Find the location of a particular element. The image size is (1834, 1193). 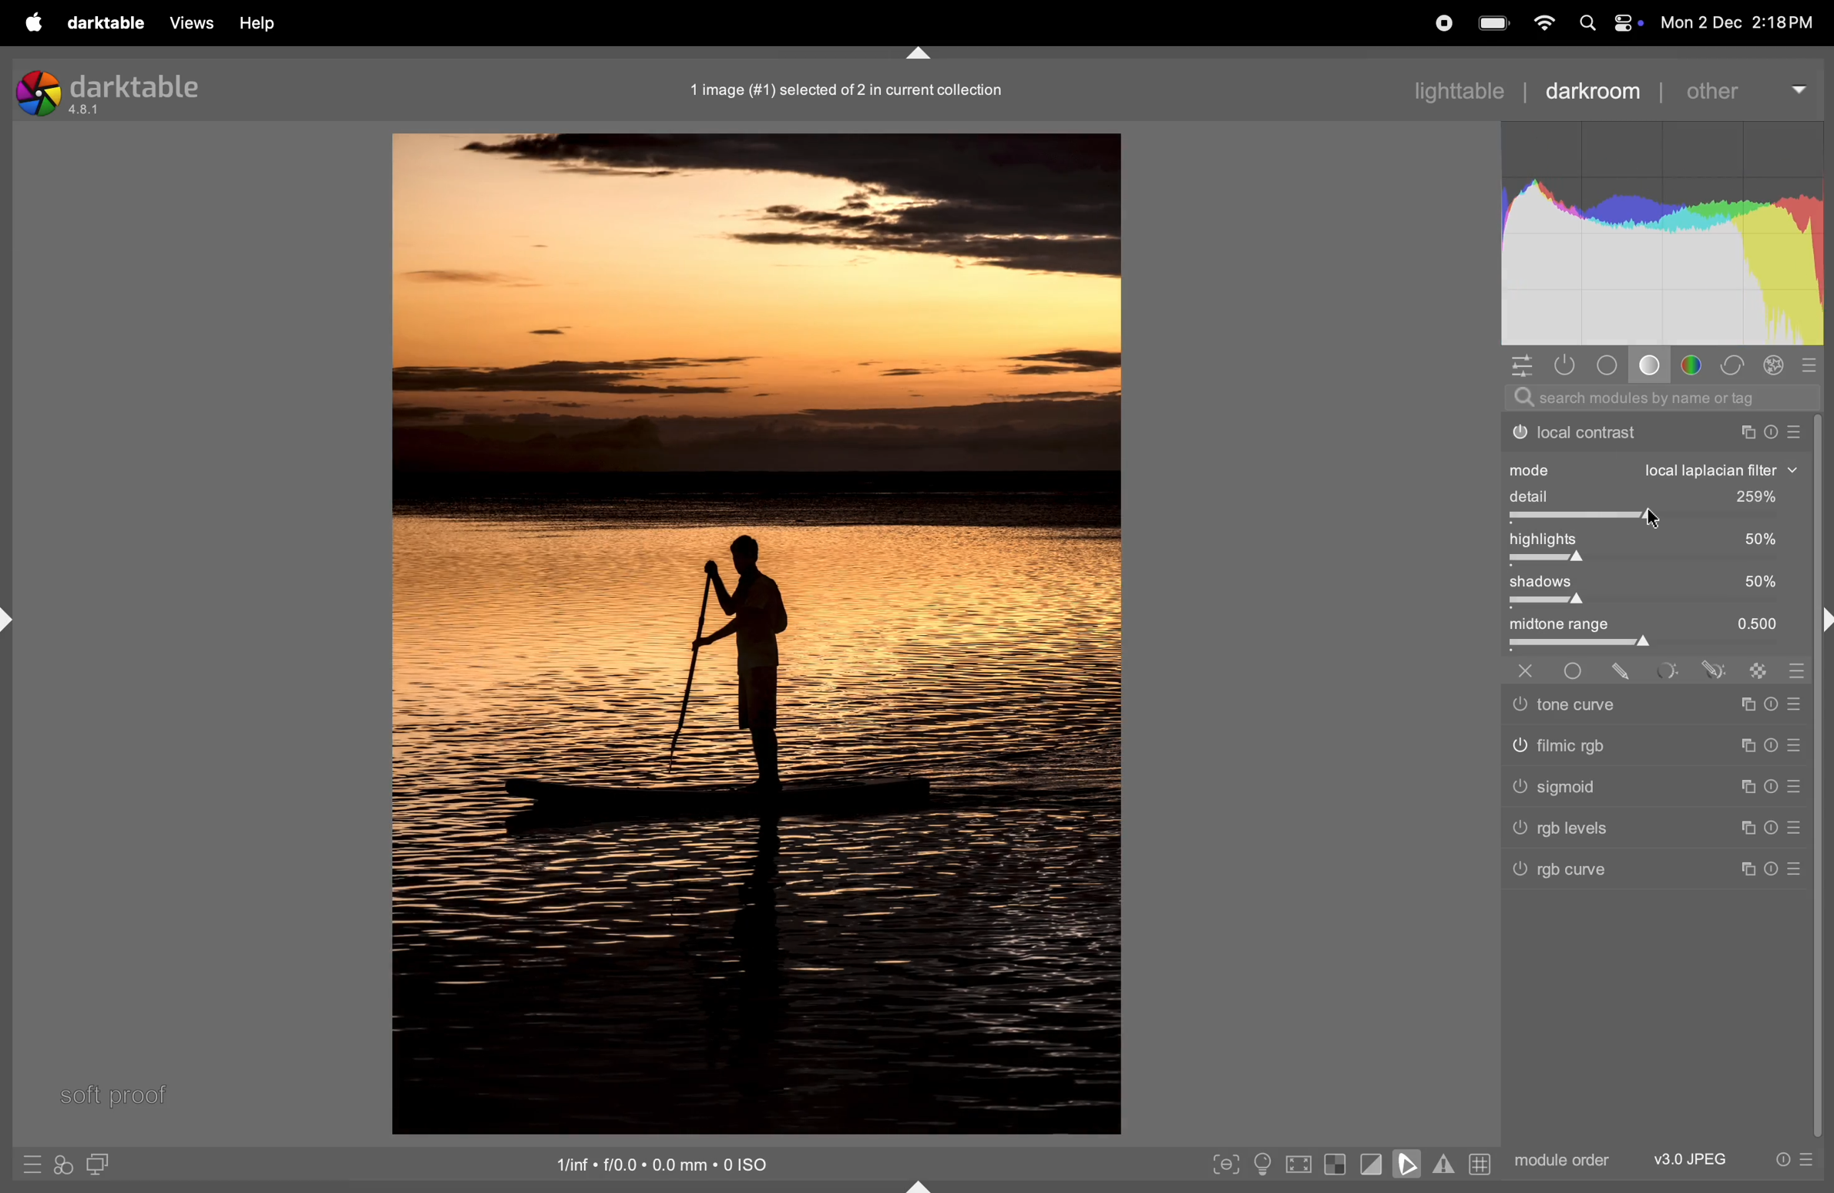

help is located at coordinates (264, 22).